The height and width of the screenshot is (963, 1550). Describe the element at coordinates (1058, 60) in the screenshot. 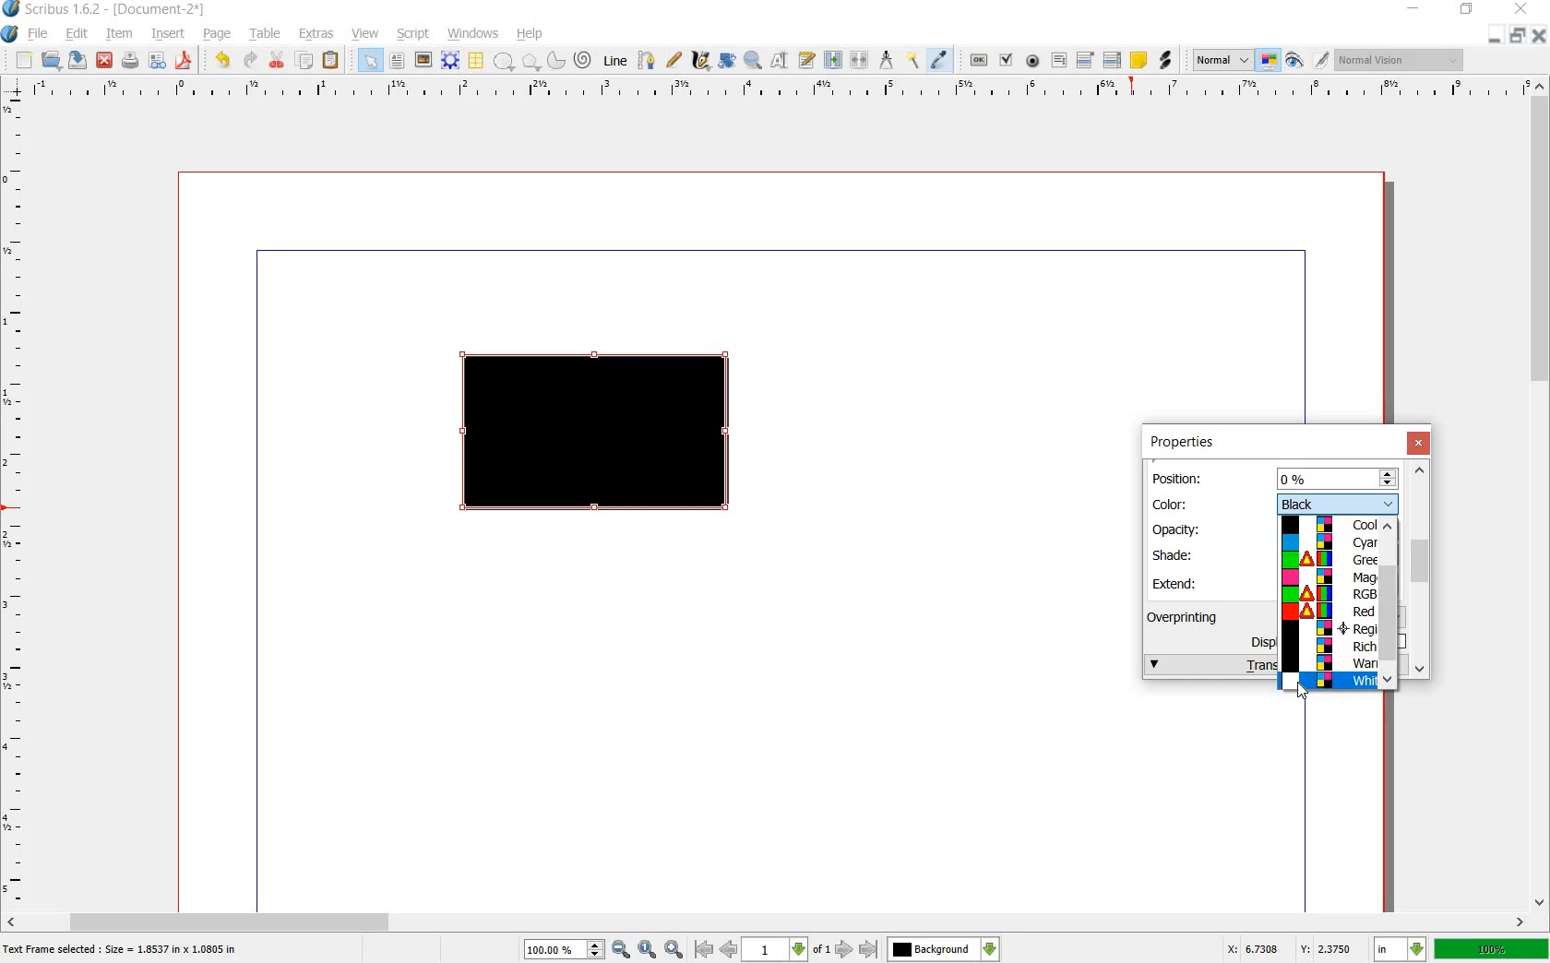

I see `pdf text field` at that location.